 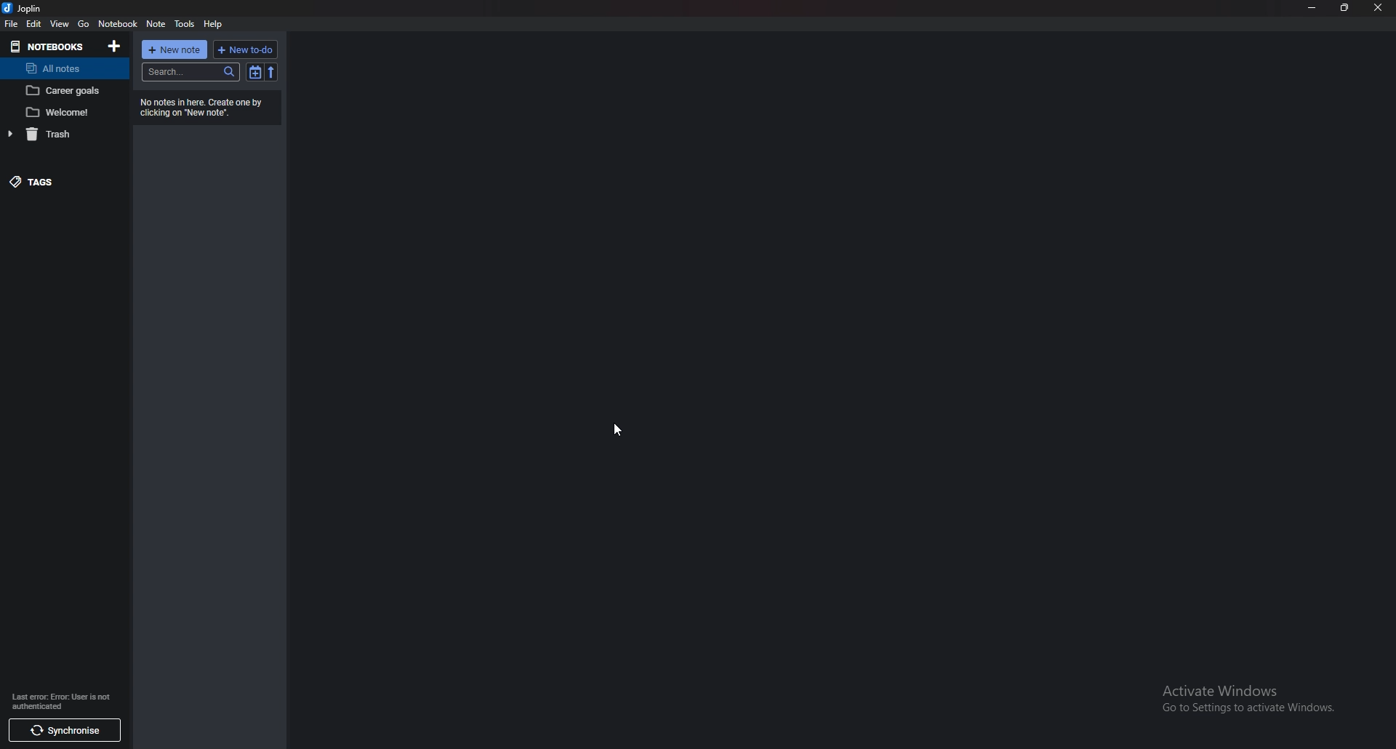 What do you see at coordinates (190, 72) in the screenshot?
I see `search` at bounding box center [190, 72].